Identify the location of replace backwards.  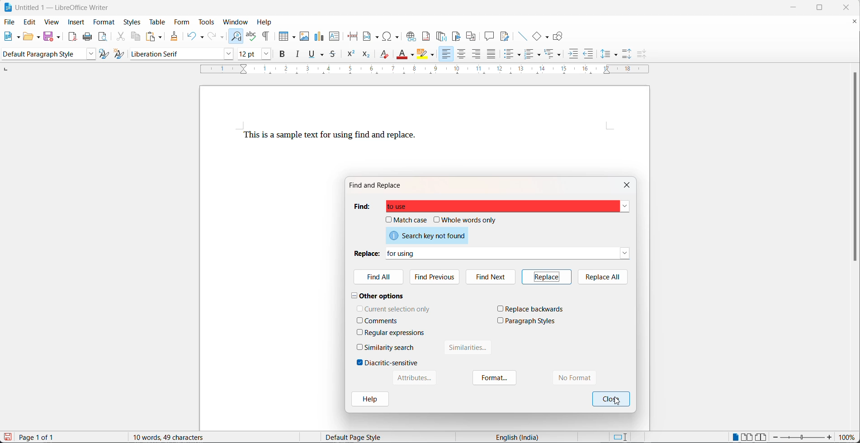
(535, 309).